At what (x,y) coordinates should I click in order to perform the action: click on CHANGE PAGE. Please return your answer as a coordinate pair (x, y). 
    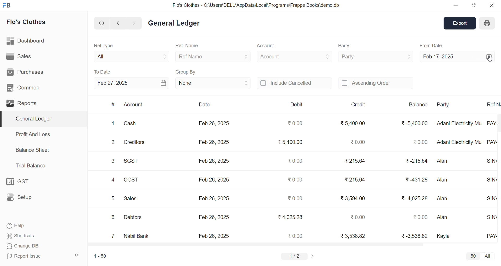
    Looking at the image, I should click on (313, 256).